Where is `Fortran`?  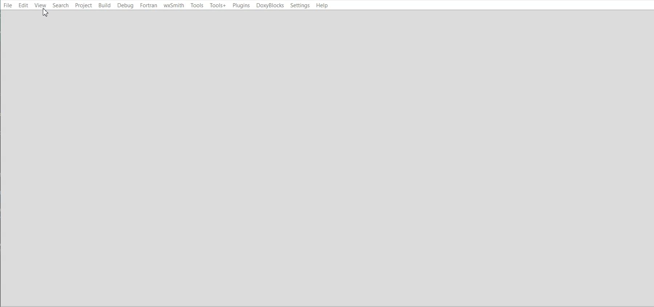
Fortran is located at coordinates (149, 5).